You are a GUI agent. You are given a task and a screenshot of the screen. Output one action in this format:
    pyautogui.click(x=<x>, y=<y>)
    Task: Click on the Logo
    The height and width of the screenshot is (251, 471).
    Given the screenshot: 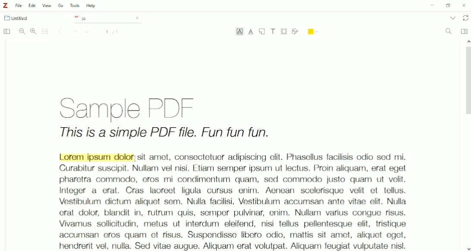 What is the action you would take?
    pyautogui.click(x=5, y=6)
    